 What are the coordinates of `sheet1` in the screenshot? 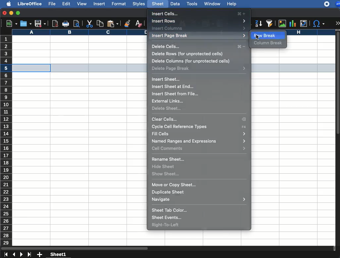 It's located at (58, 255).